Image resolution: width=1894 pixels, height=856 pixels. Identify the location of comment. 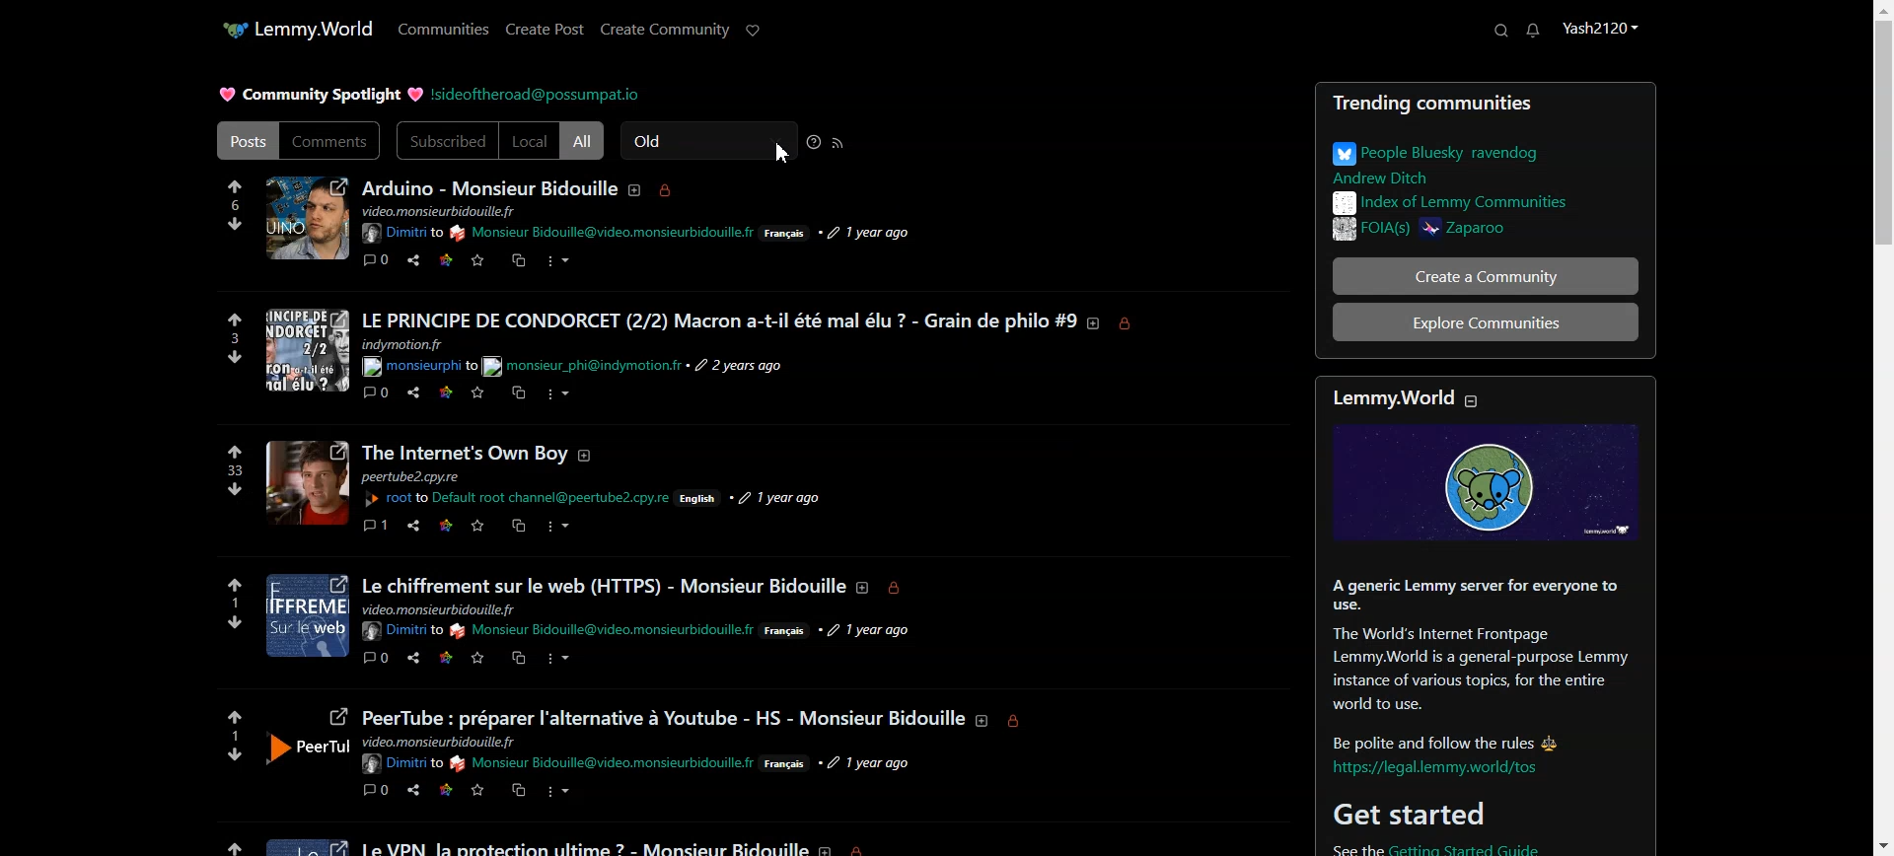
(377, 656).